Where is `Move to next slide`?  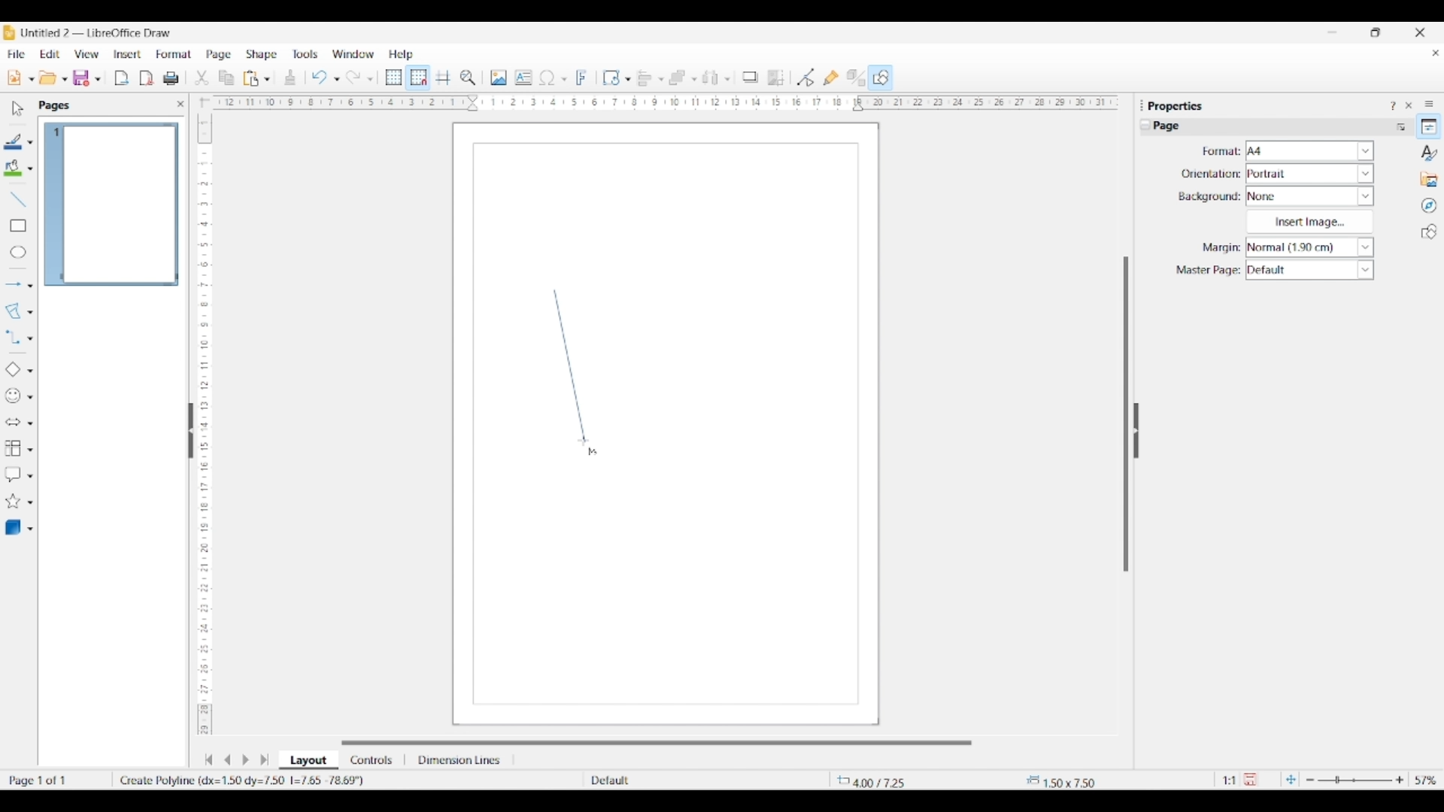 Move to next slide is located at coordinates (245, 760).